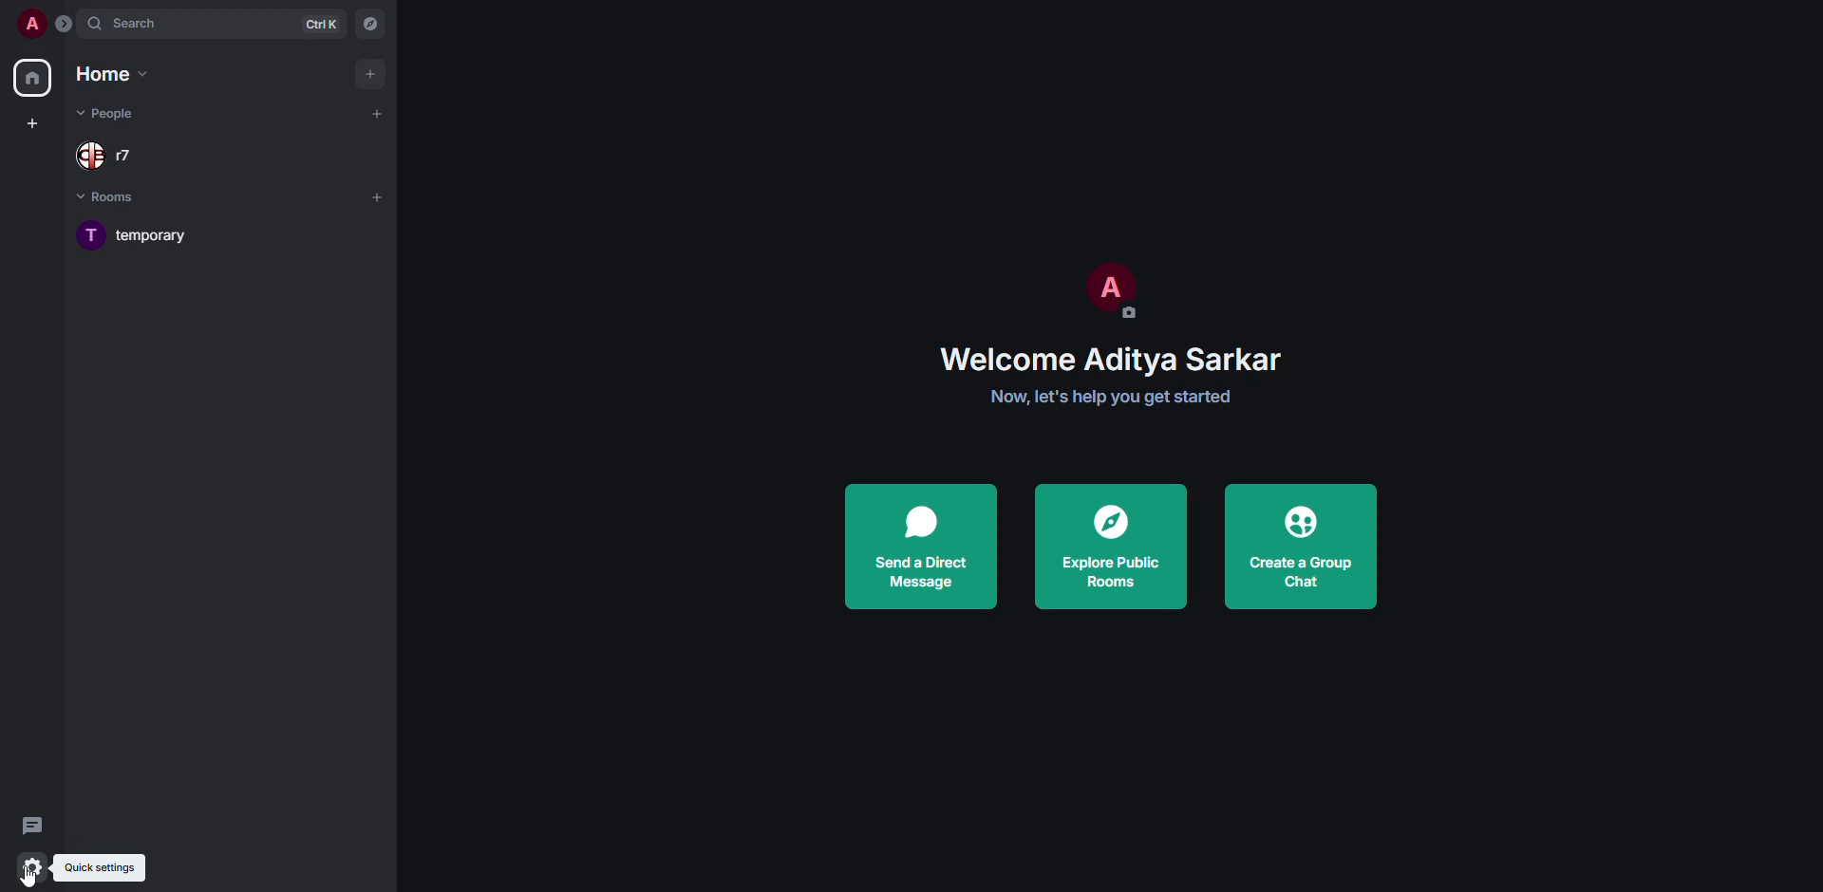  What do you see at coordinates (30, 865) in the screenshot?
I see `quick settings` at bounding box center [30, 865].